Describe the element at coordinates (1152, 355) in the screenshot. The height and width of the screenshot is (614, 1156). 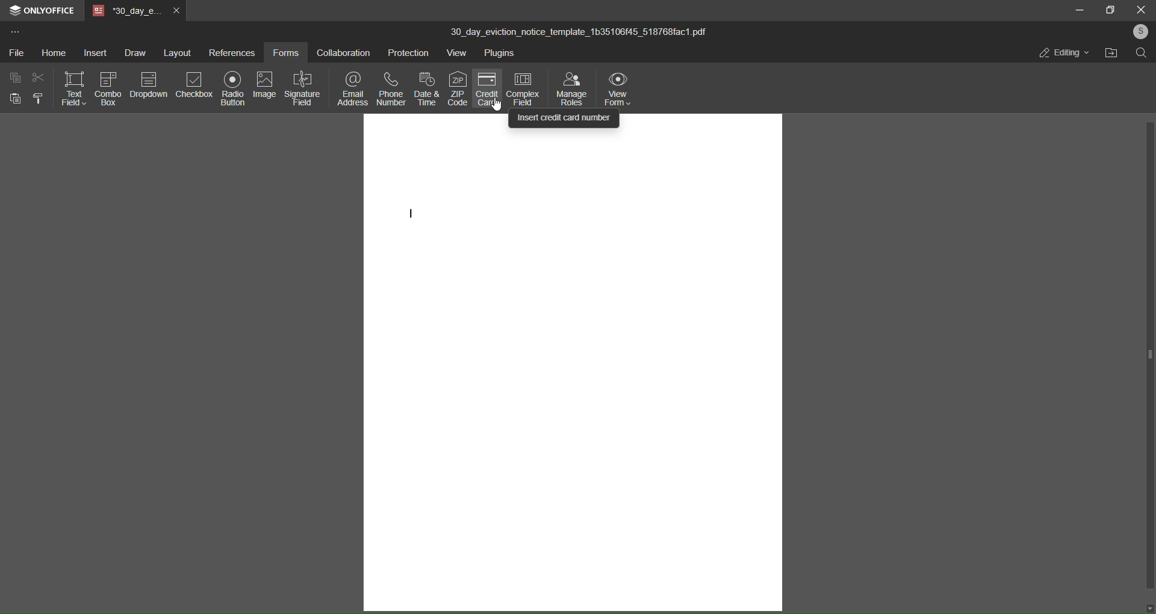
I see `scroll bar` at that location.